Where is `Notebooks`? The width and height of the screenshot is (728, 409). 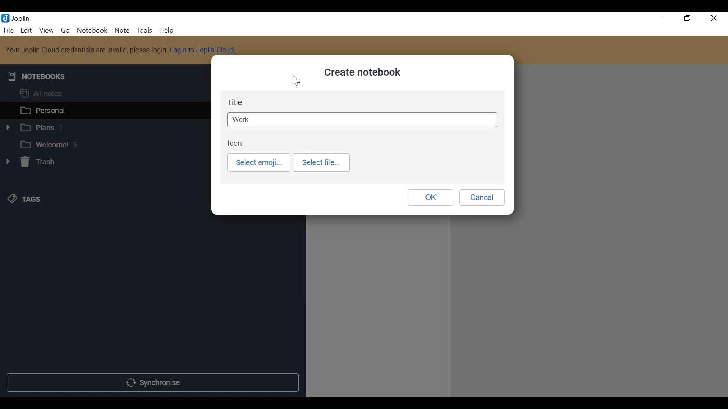
Notebooks is located at coordinates (39, 77).